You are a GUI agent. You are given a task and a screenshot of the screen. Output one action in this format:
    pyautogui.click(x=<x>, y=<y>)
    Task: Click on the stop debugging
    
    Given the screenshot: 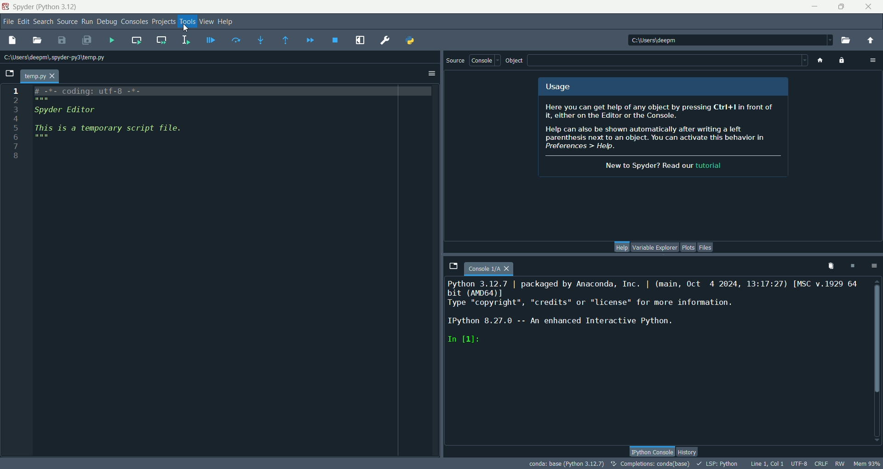 What is the action you would take?
    pyautogui.click(x=337, y=40)
    